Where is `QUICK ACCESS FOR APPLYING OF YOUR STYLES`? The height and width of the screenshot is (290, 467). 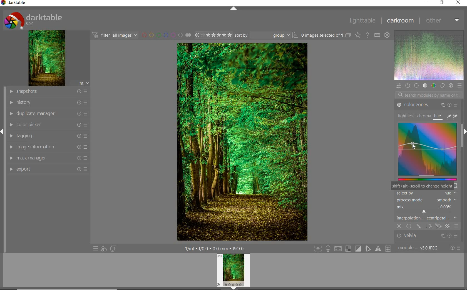 QUICK ACCESS FOR APPLYING OF YOUR STYLES is located at coordinates (103, 249).